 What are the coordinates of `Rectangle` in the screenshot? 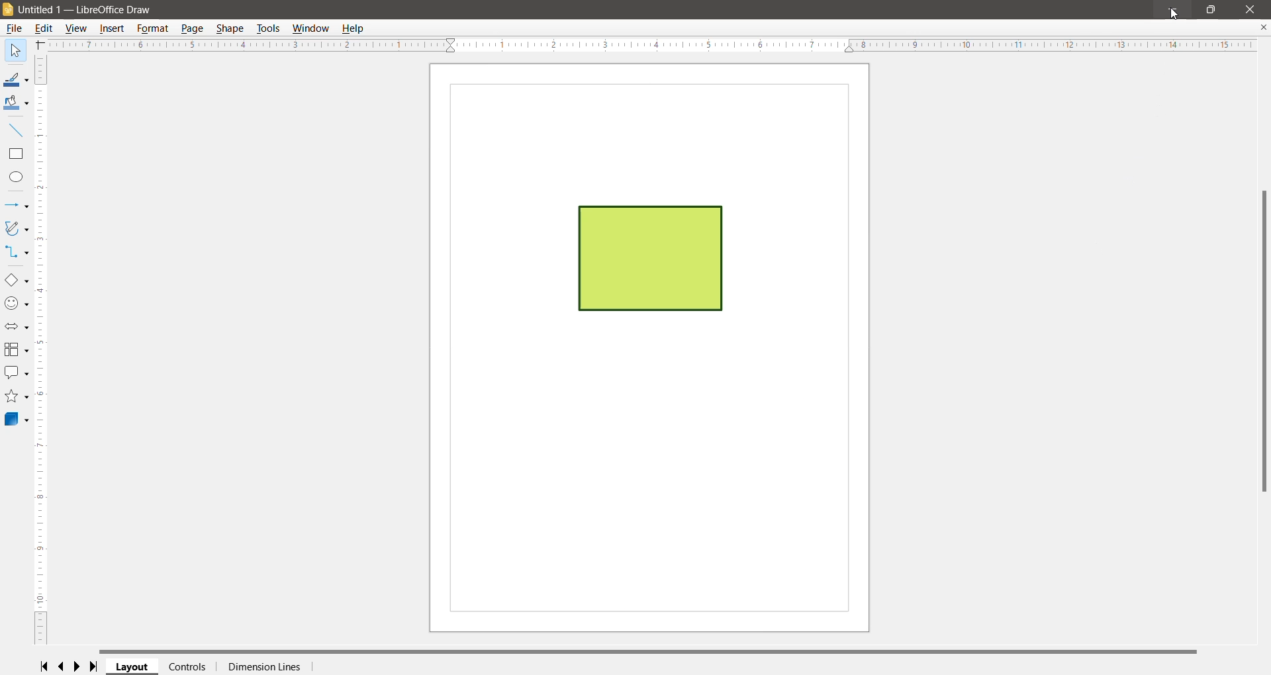 It's located at (17, 155).